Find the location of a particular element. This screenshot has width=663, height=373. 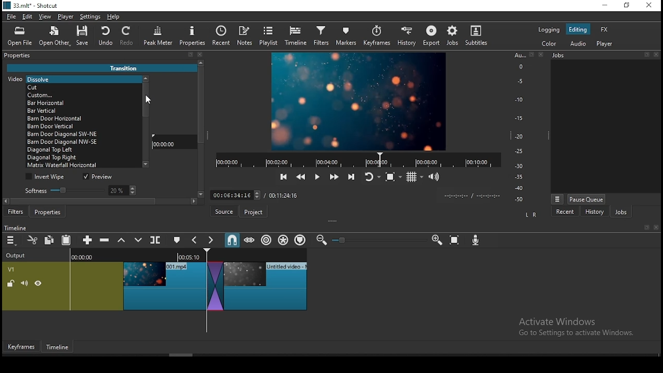

snap is located at coordinates (232, 240).